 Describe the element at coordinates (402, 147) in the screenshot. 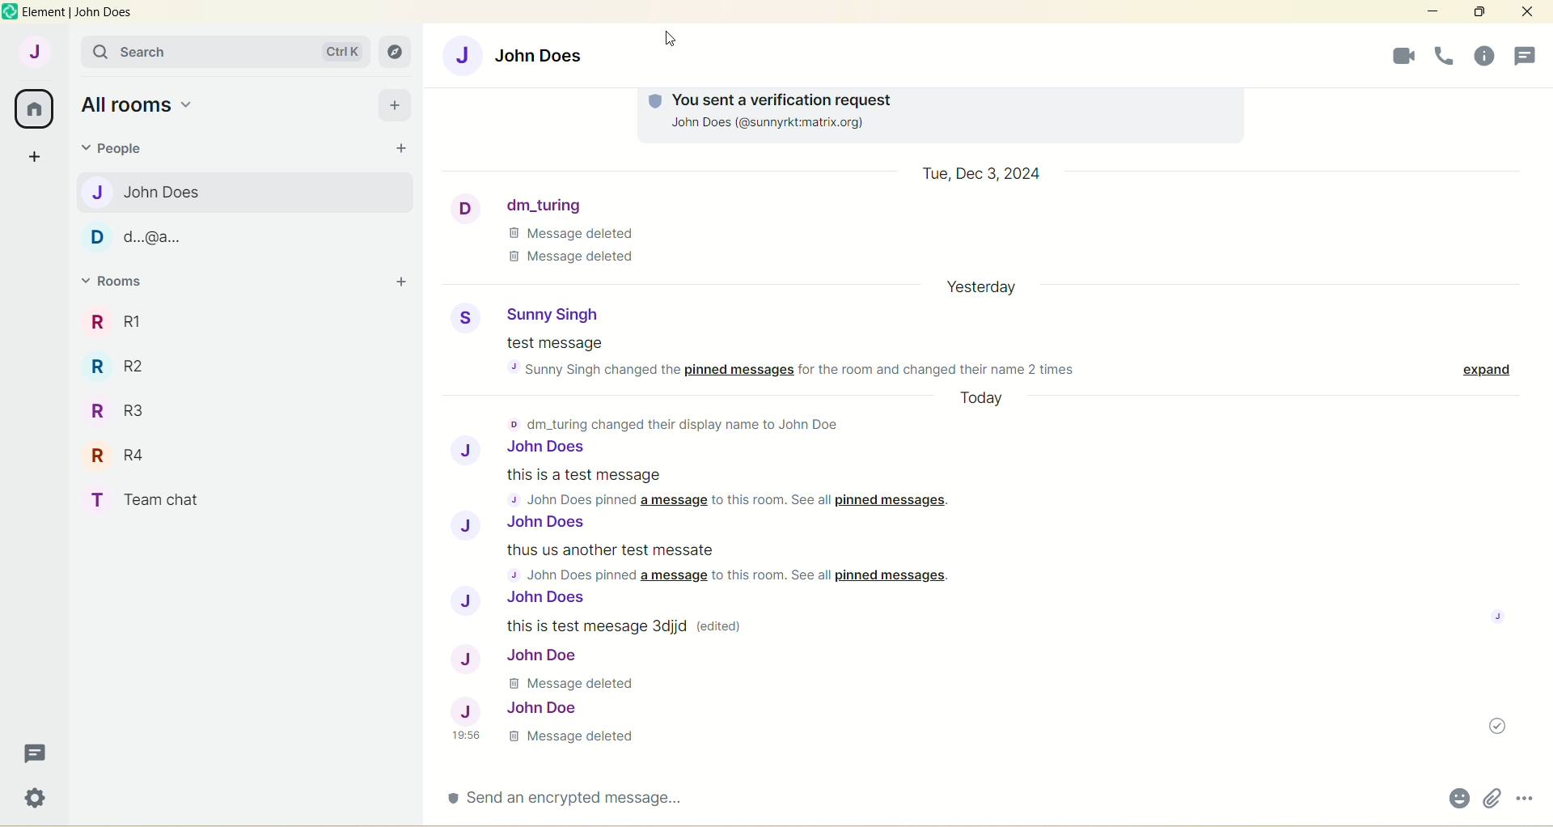

I see `start chat` at that location.